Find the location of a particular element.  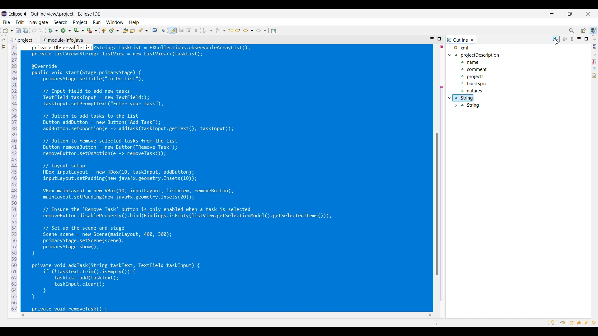

Search options is located at coordinates (143, 30).